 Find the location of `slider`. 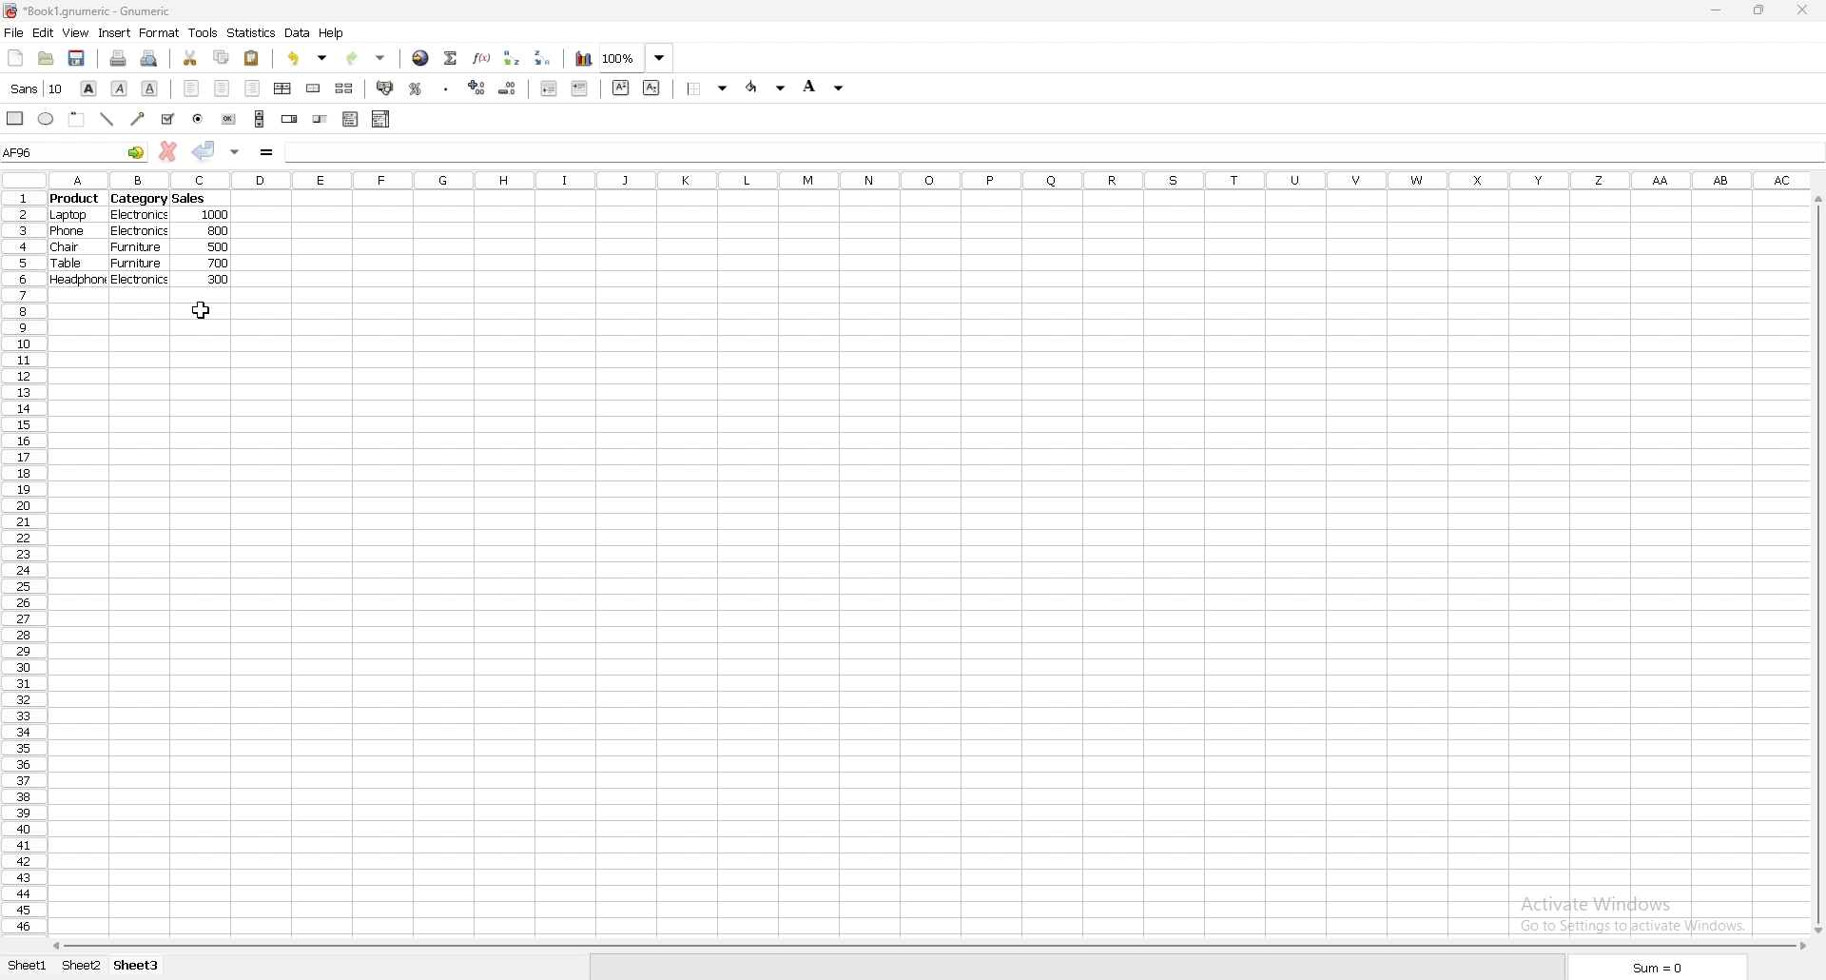

slider is located at coordinates (320, 121).